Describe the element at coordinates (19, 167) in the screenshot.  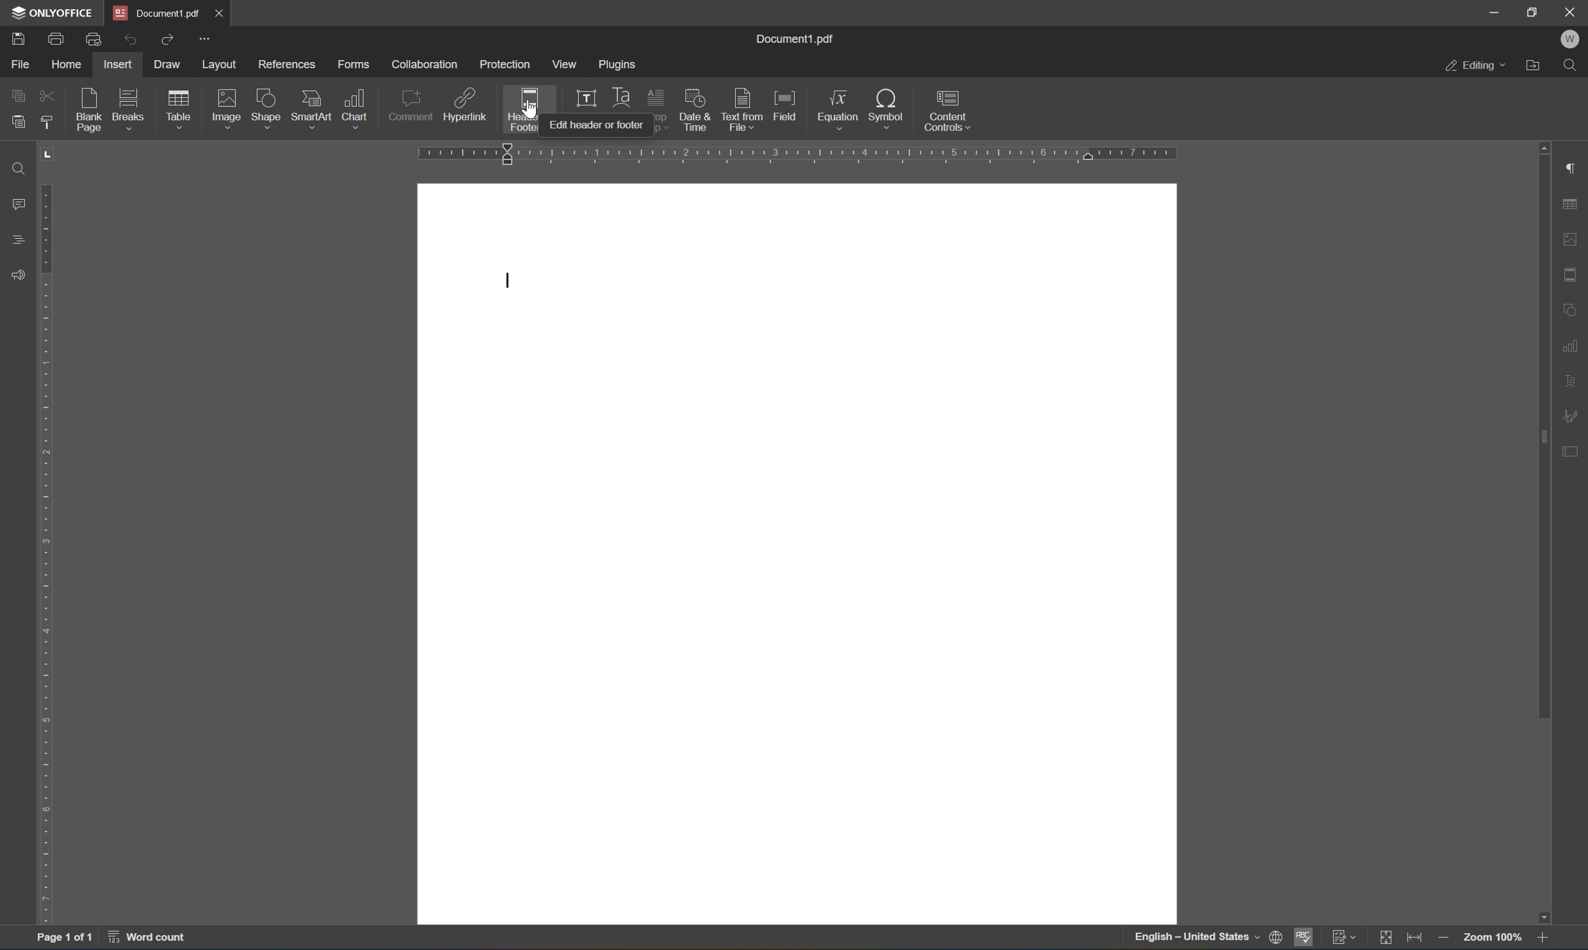
I see `find` at that location.